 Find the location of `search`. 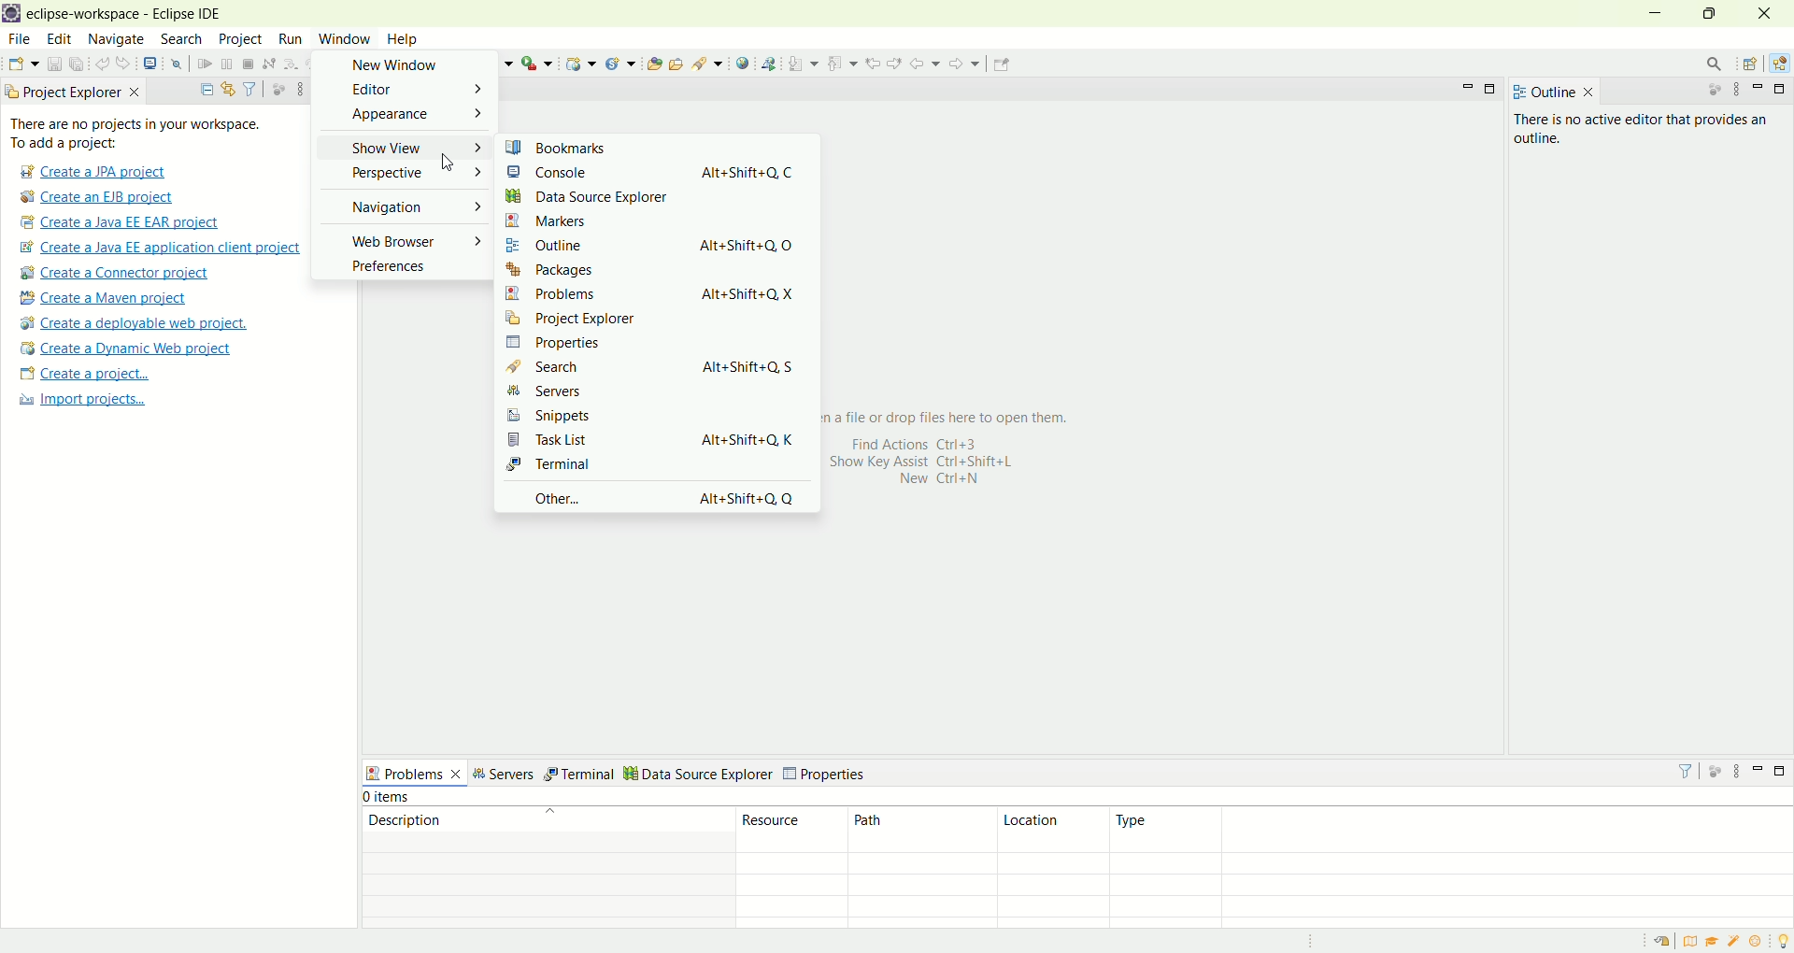

search is located at coordinates (705, 64).